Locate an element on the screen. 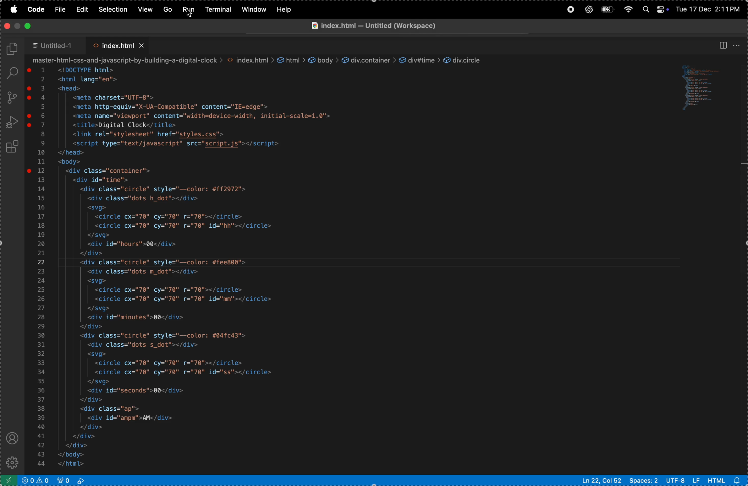  code window  is located at coordinates (706, 87).